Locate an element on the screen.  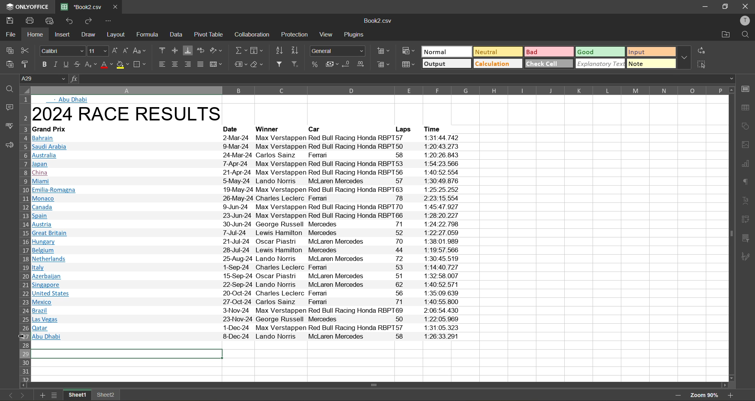
text info is located at coordinates (250, 215).